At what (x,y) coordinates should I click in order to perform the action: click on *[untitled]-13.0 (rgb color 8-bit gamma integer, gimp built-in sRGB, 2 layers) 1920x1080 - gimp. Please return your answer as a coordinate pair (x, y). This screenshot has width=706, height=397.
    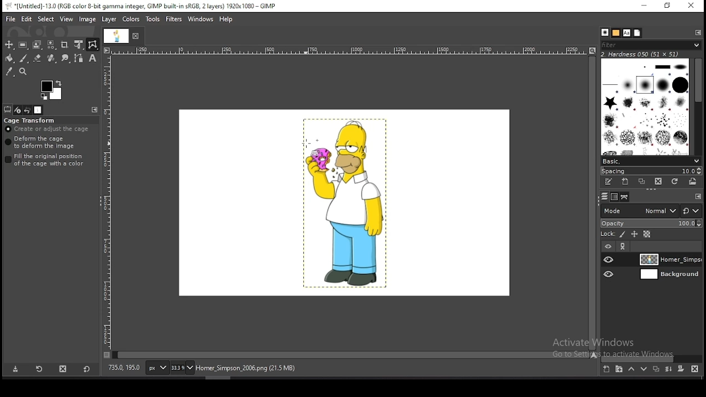
    Looking at the image, I should click on (144, 6).